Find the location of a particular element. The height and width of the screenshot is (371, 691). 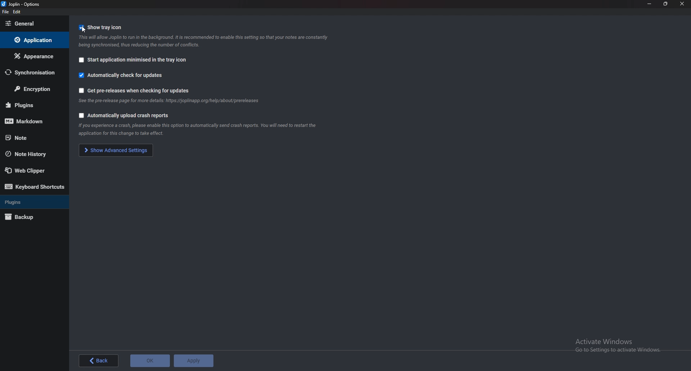

Automatically upload crash reports is located at coordinates (130, 116).